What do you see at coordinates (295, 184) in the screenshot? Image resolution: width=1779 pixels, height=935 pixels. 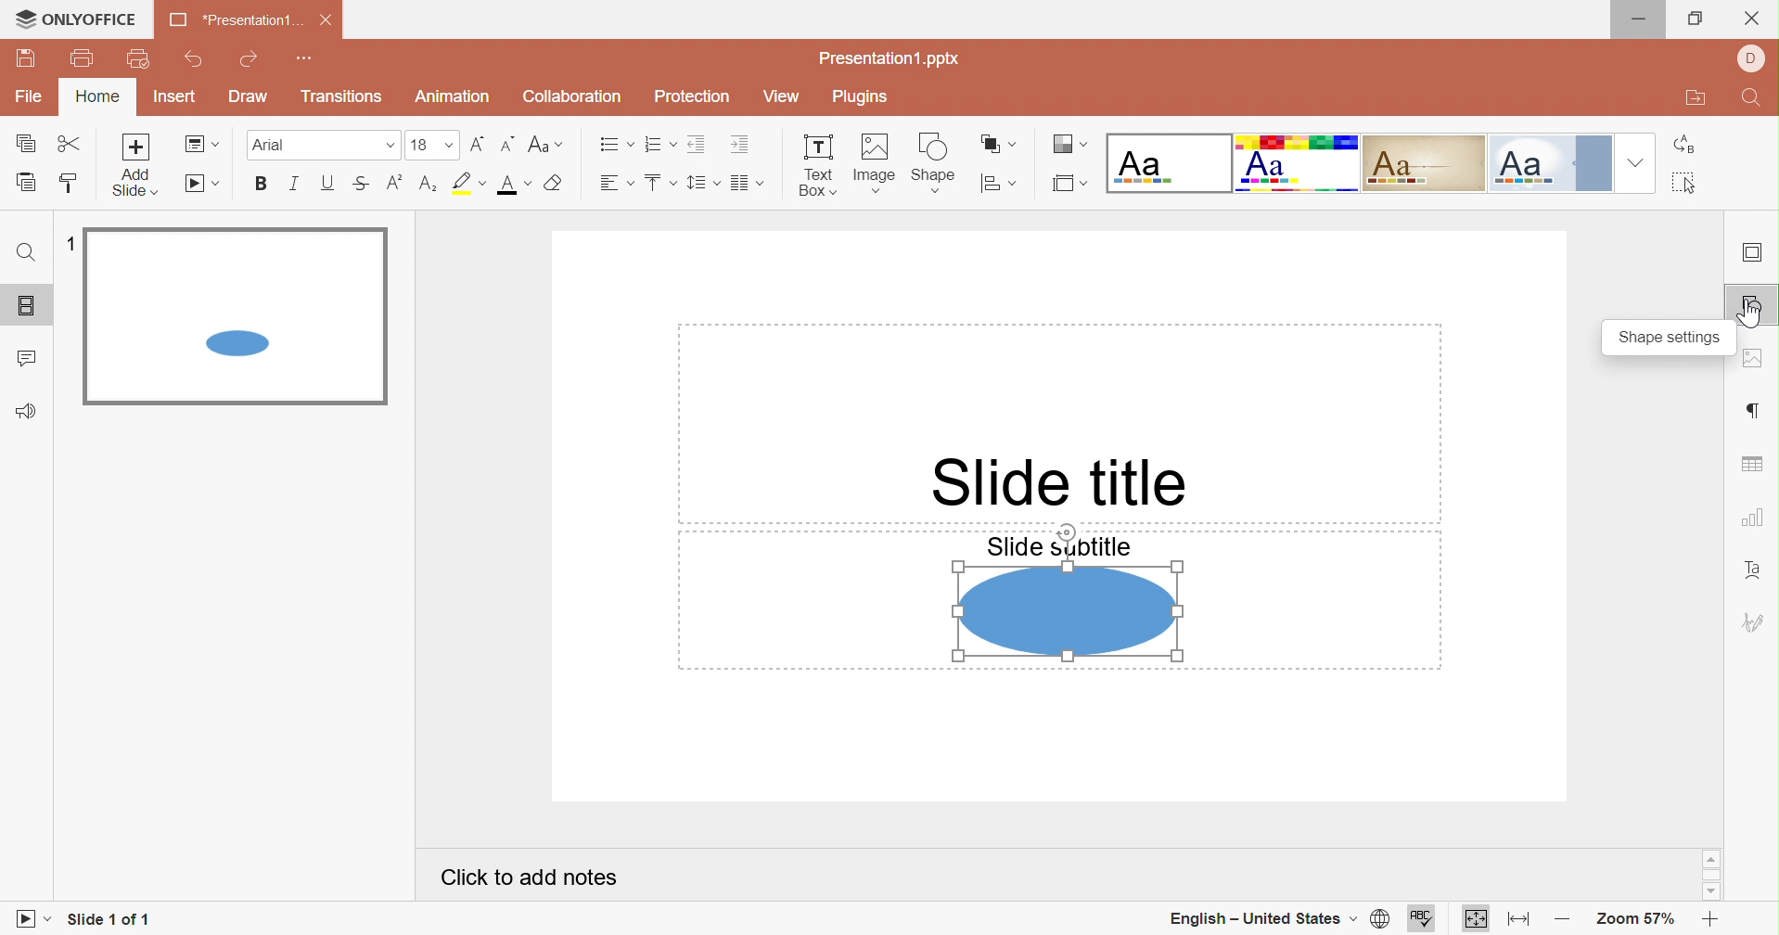 I see `Italic` at bounding box center [295, 184].